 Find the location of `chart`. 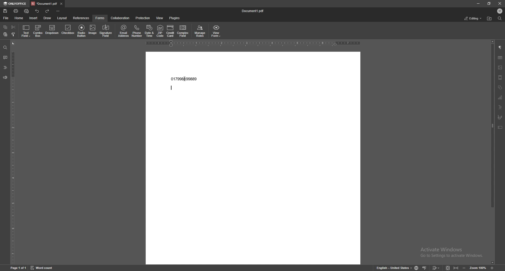

chart is located at coordinates (500, 97).